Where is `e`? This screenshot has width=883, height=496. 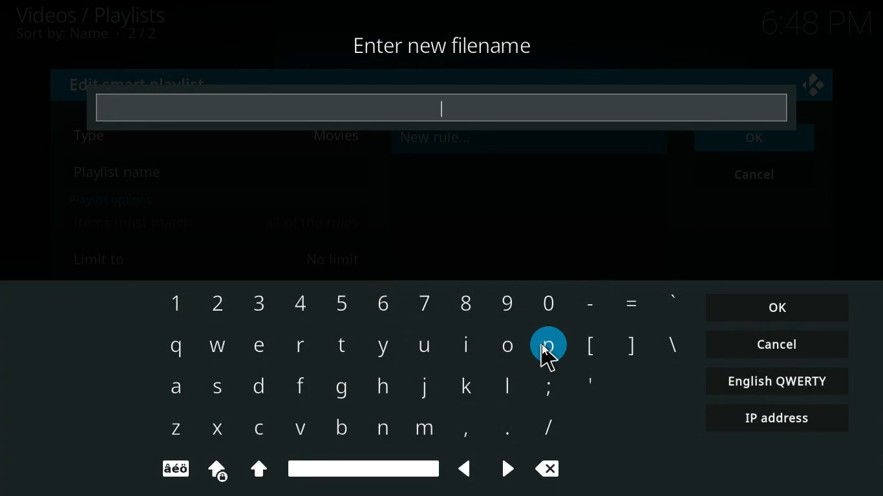
e is located at coordinates (258, 346).